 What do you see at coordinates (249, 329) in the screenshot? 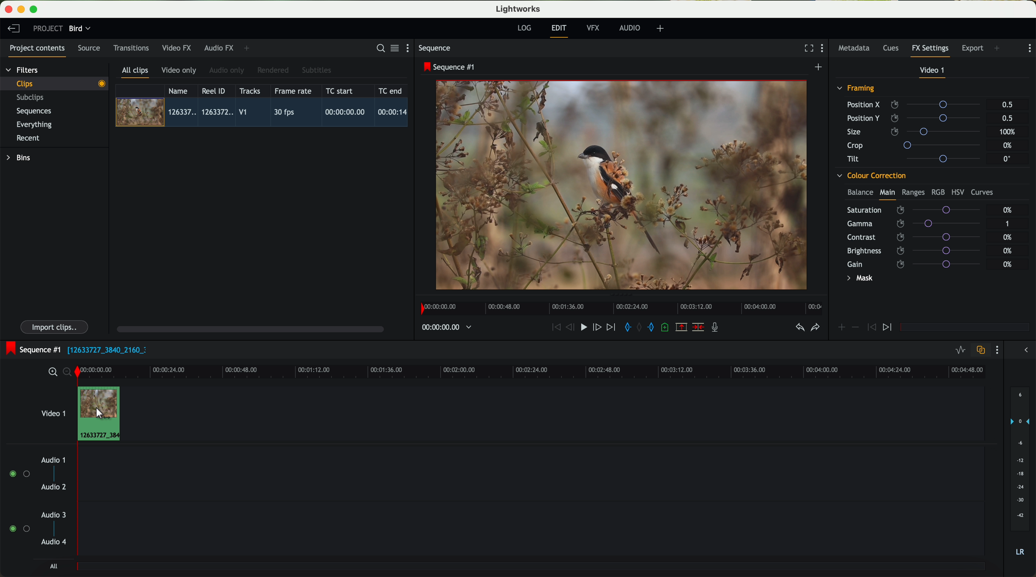
I see `scroll bar` at bounding box center [249, 329].